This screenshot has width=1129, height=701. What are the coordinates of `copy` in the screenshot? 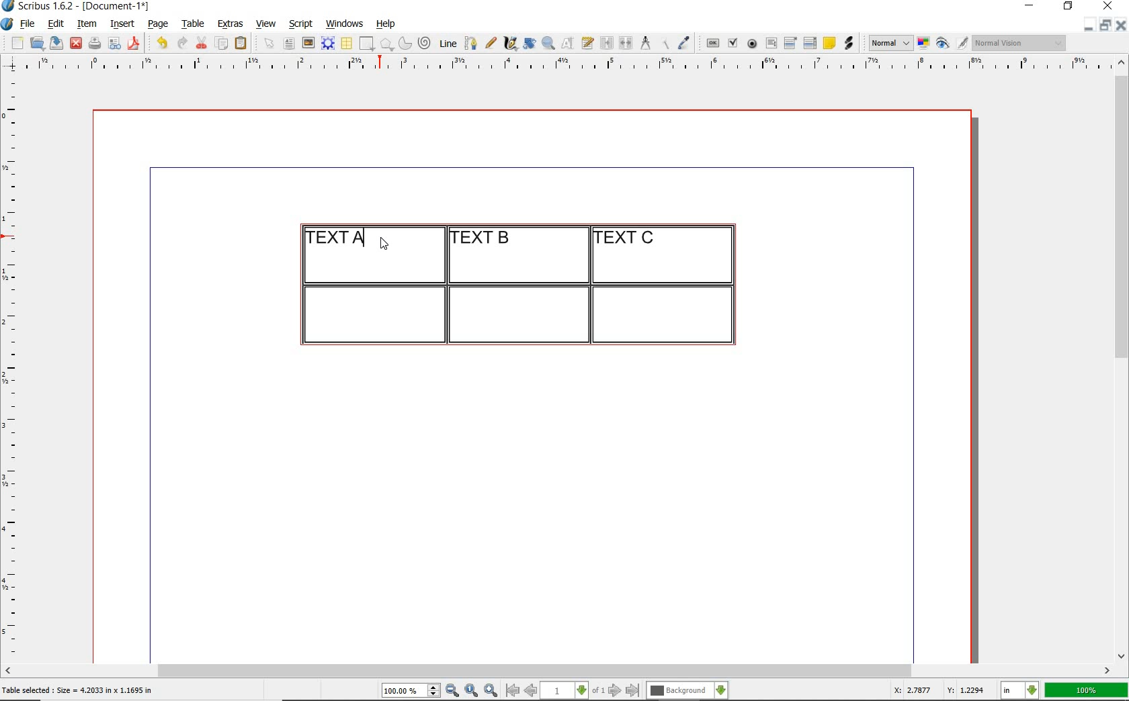 It's located at (222, 44).